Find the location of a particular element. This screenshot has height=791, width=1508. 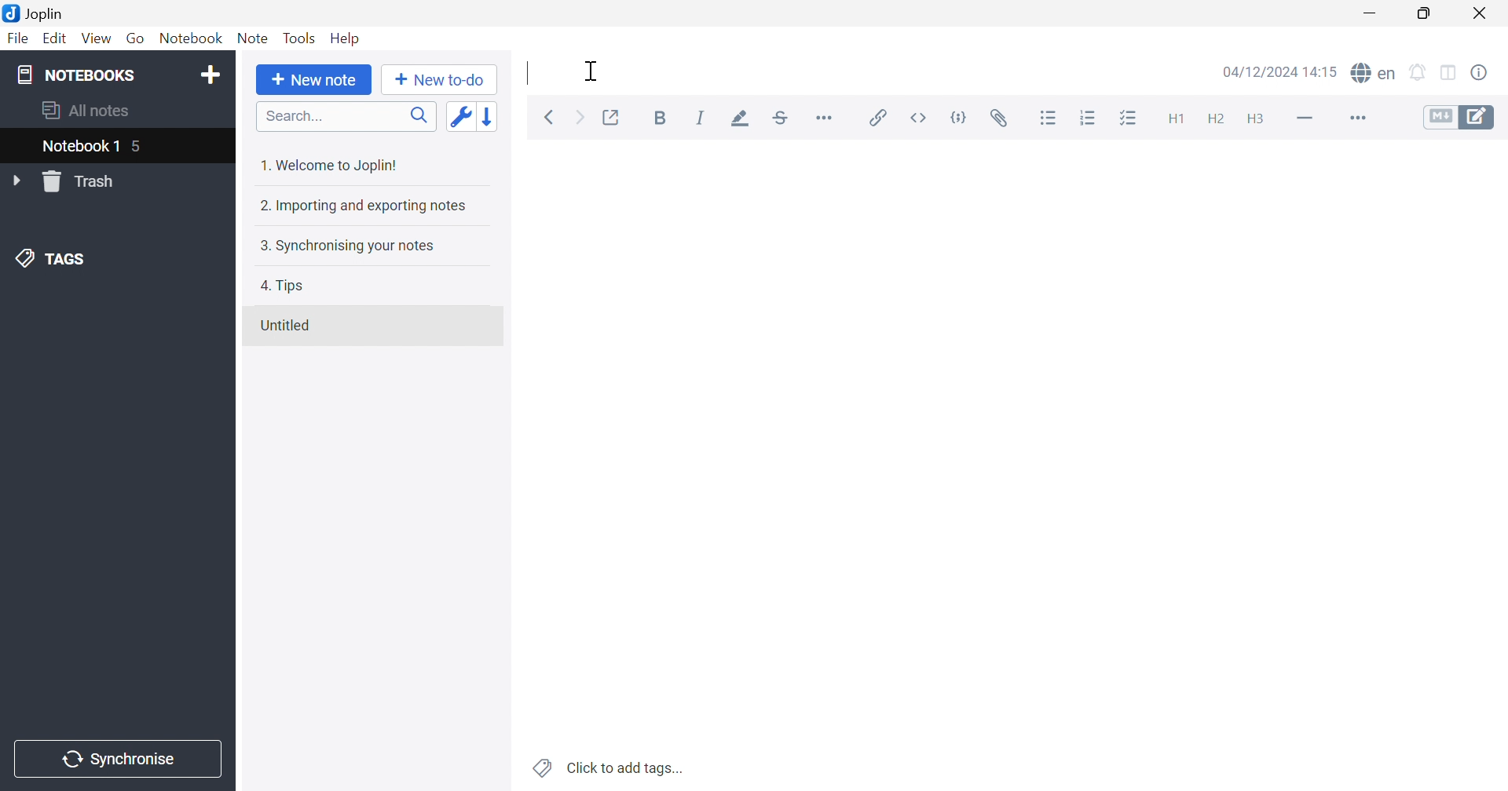

TAGS is located at coordinates (54, 257).